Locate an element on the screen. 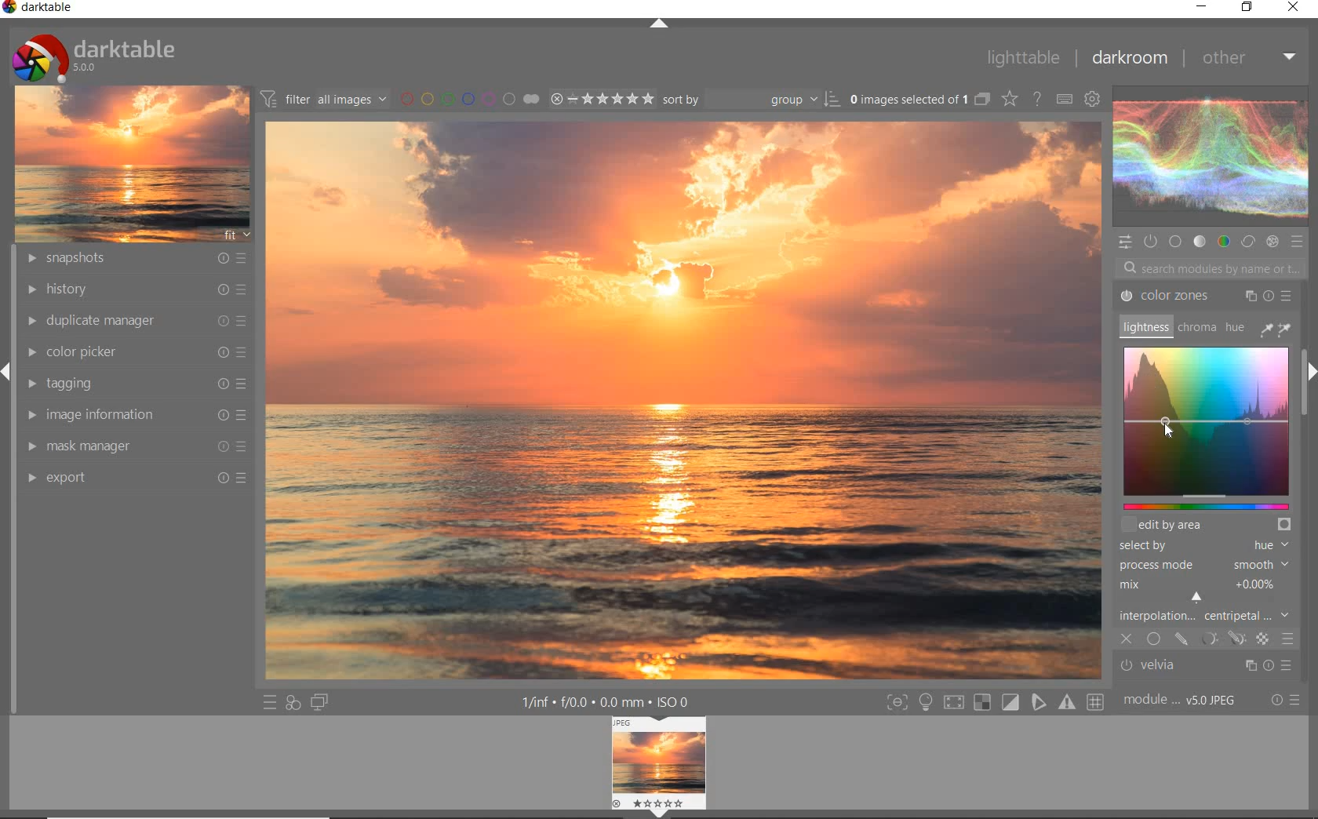 This screenshot has height=819, width=1318. COLOR ZONES MAP is located at coordinates (1203, 426).